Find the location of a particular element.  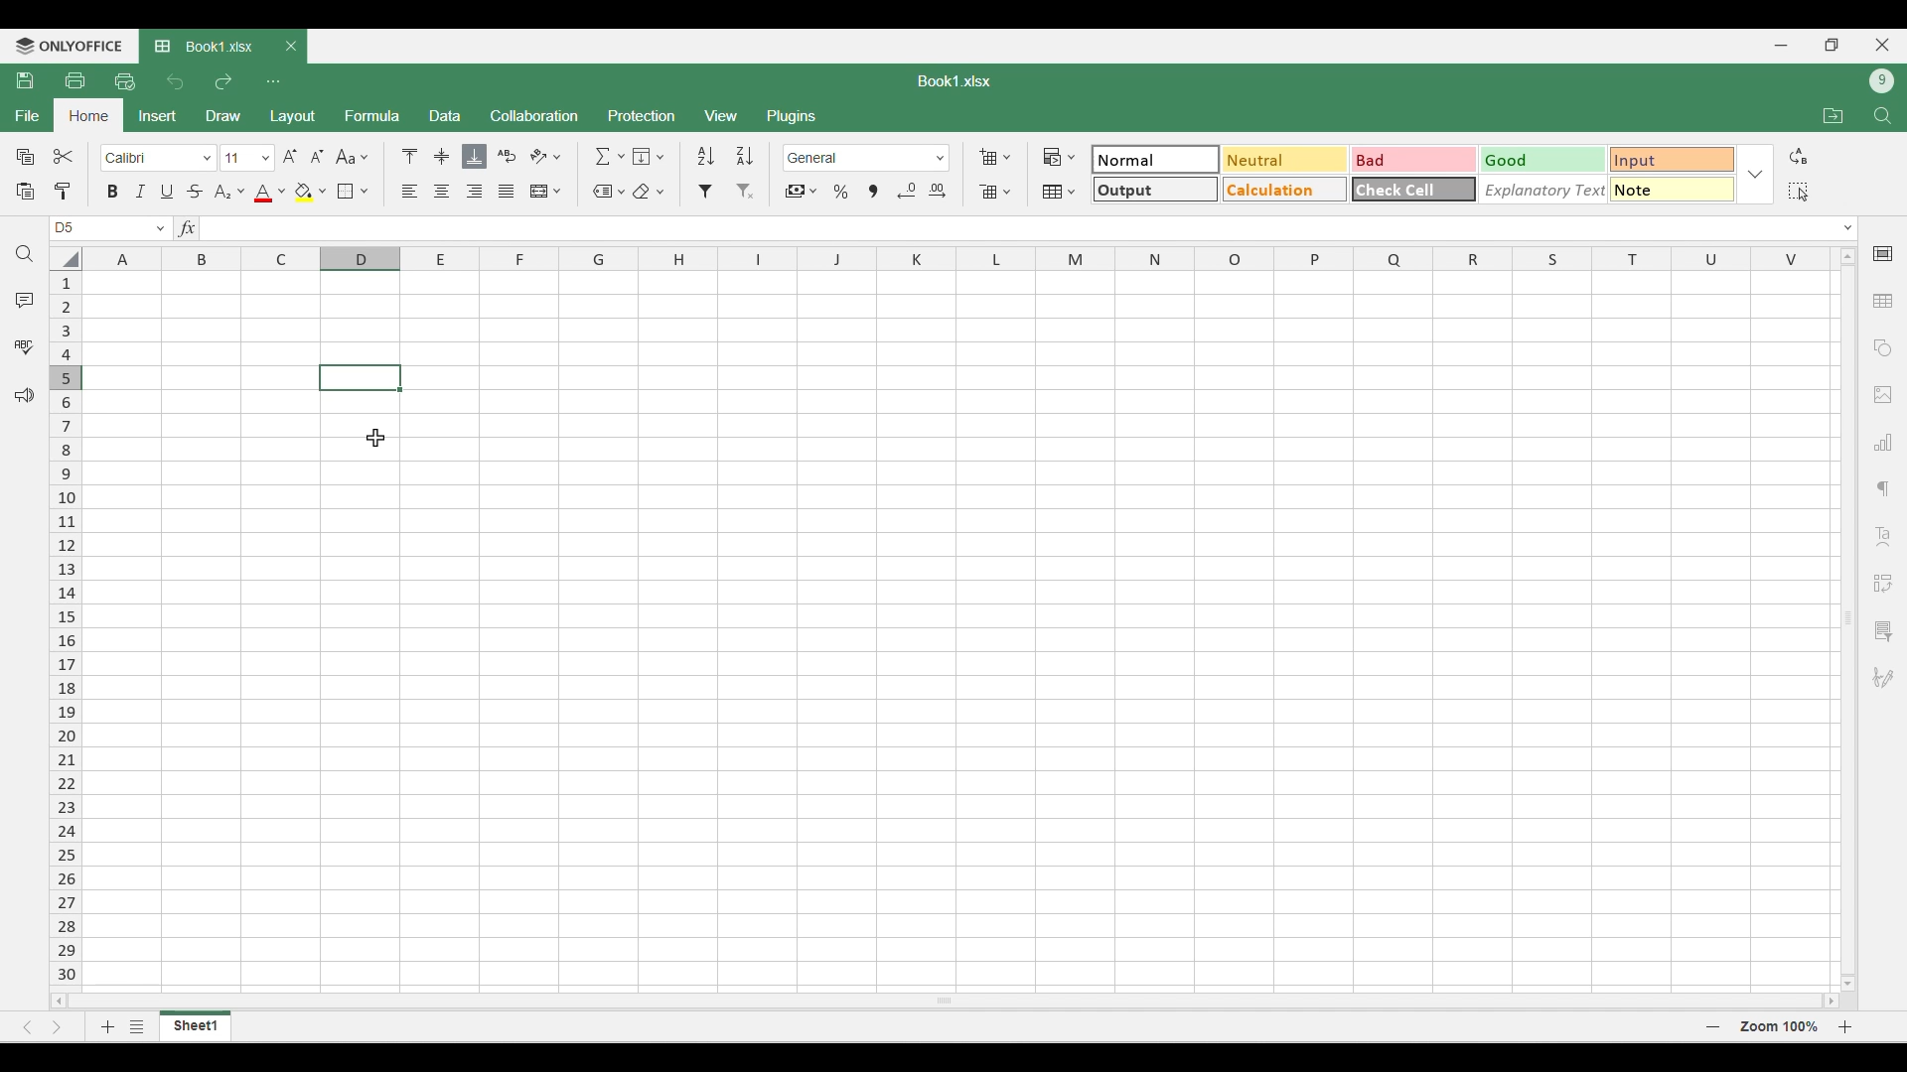

Existing rows and columns is located at coordinates (957, 631).